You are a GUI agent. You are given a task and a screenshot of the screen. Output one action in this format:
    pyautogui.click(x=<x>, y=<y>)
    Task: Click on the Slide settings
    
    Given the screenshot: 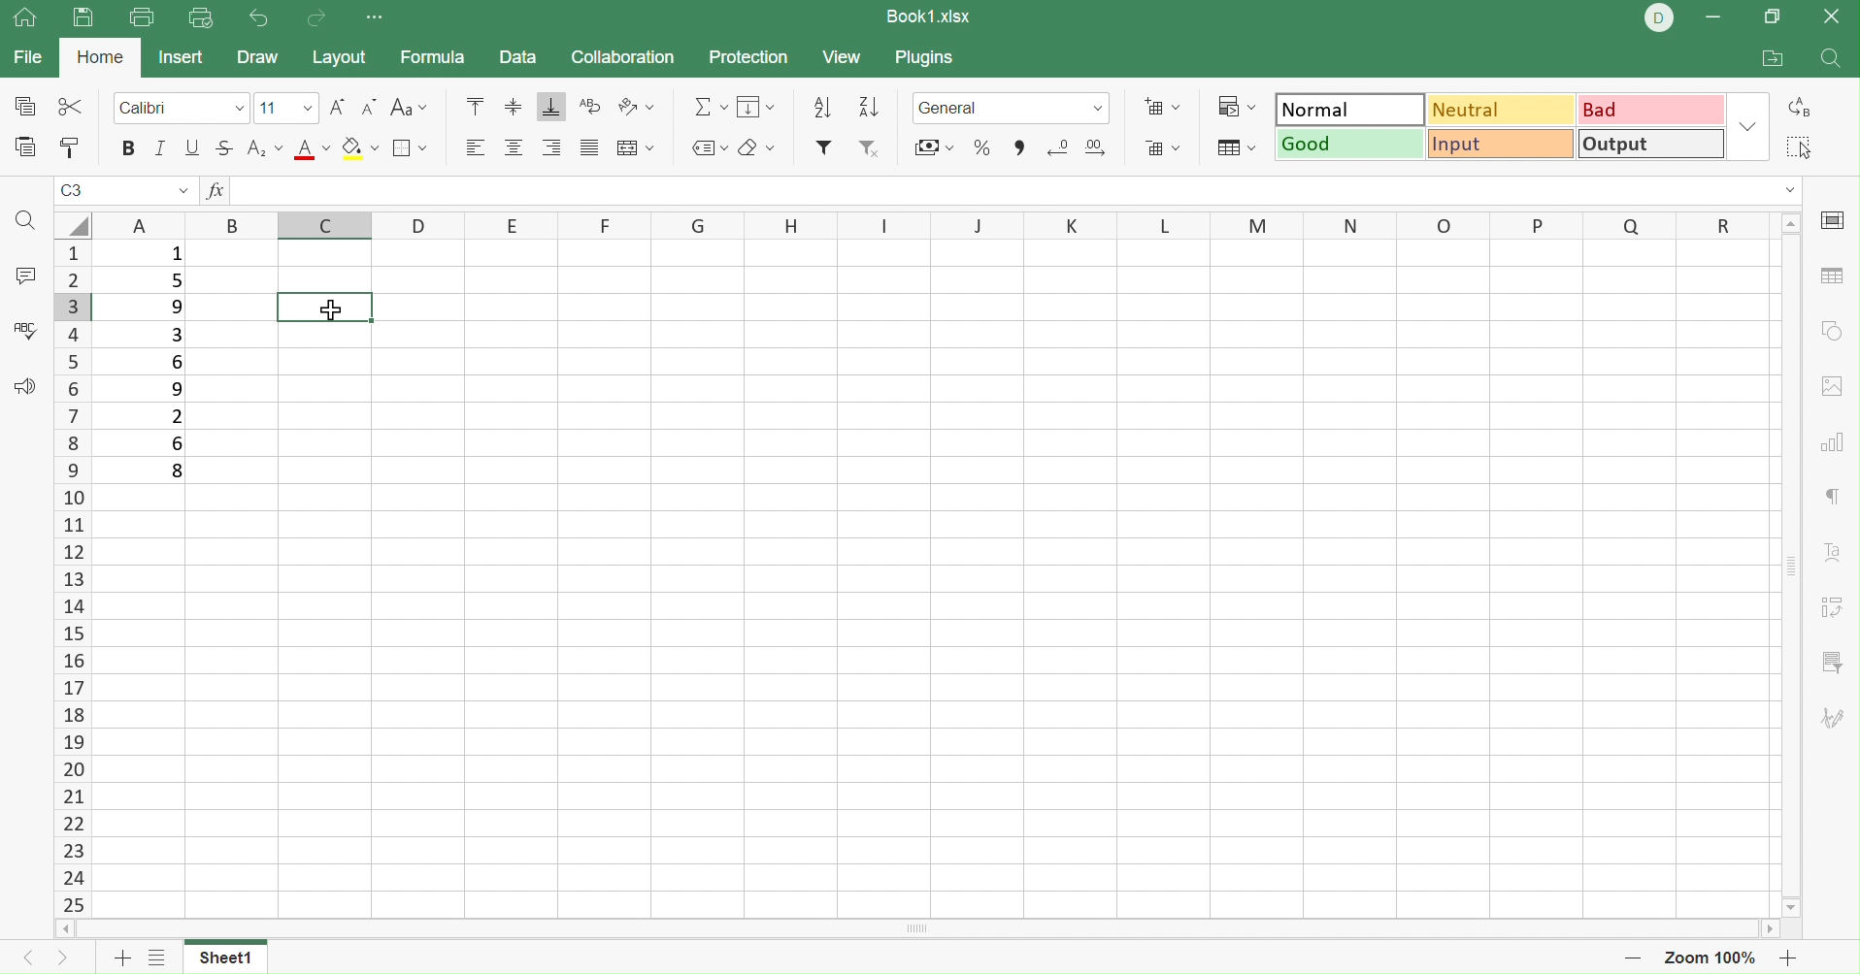 What is the action you would take?
    pyautogui.click(x=1835, y=220)
    